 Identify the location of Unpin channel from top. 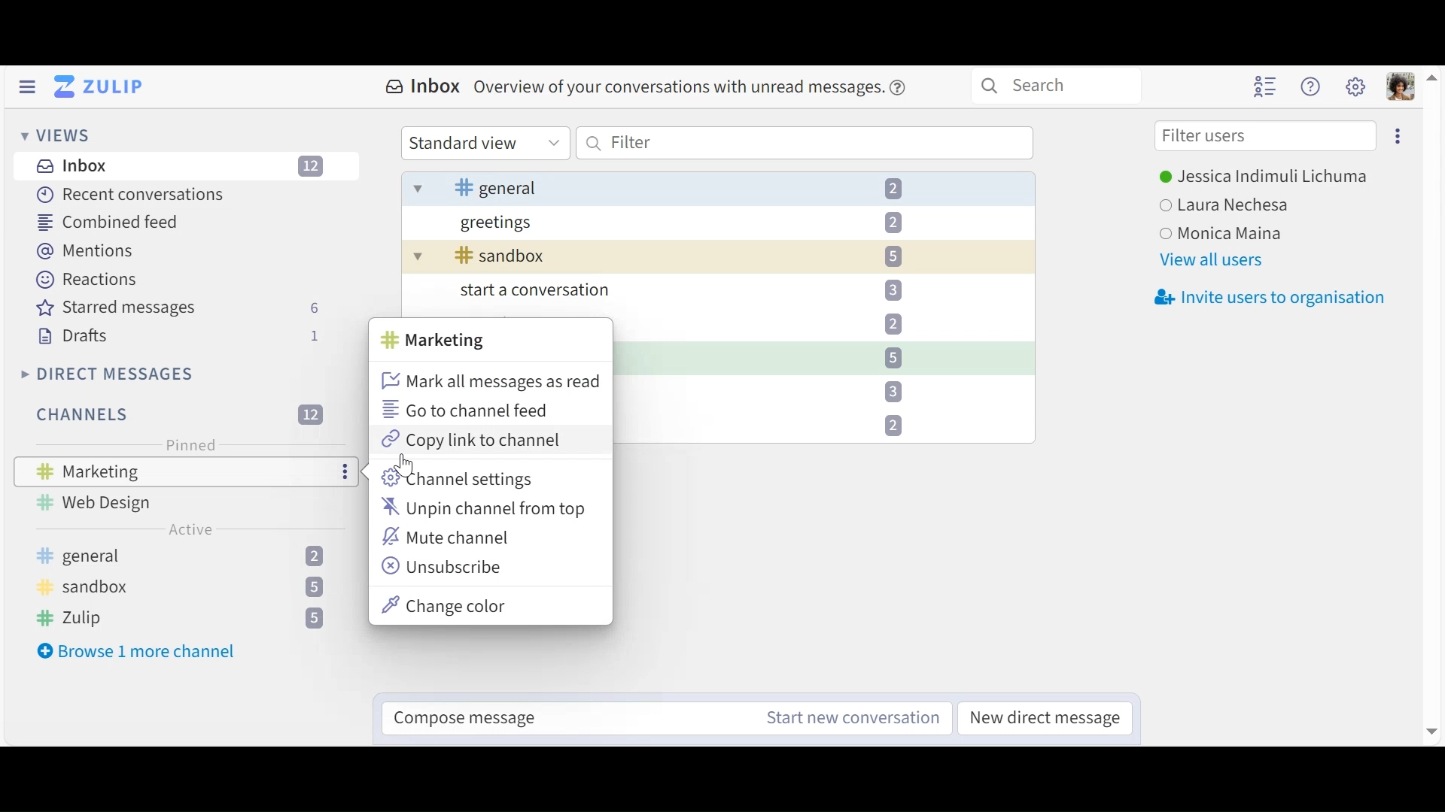
(485, 509).